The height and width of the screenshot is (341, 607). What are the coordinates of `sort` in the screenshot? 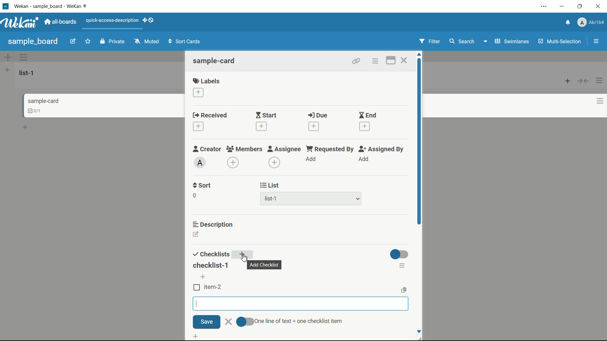 It's located at (202, 185).